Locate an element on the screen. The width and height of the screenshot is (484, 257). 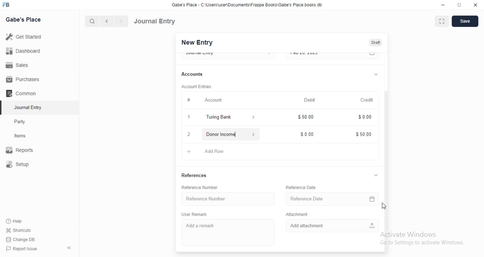
$50.00 is located at coordinates (307, 118).